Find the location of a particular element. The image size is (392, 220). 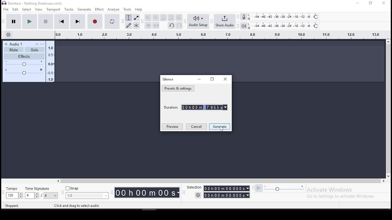

skip to end is located at coordinates (78, 21).